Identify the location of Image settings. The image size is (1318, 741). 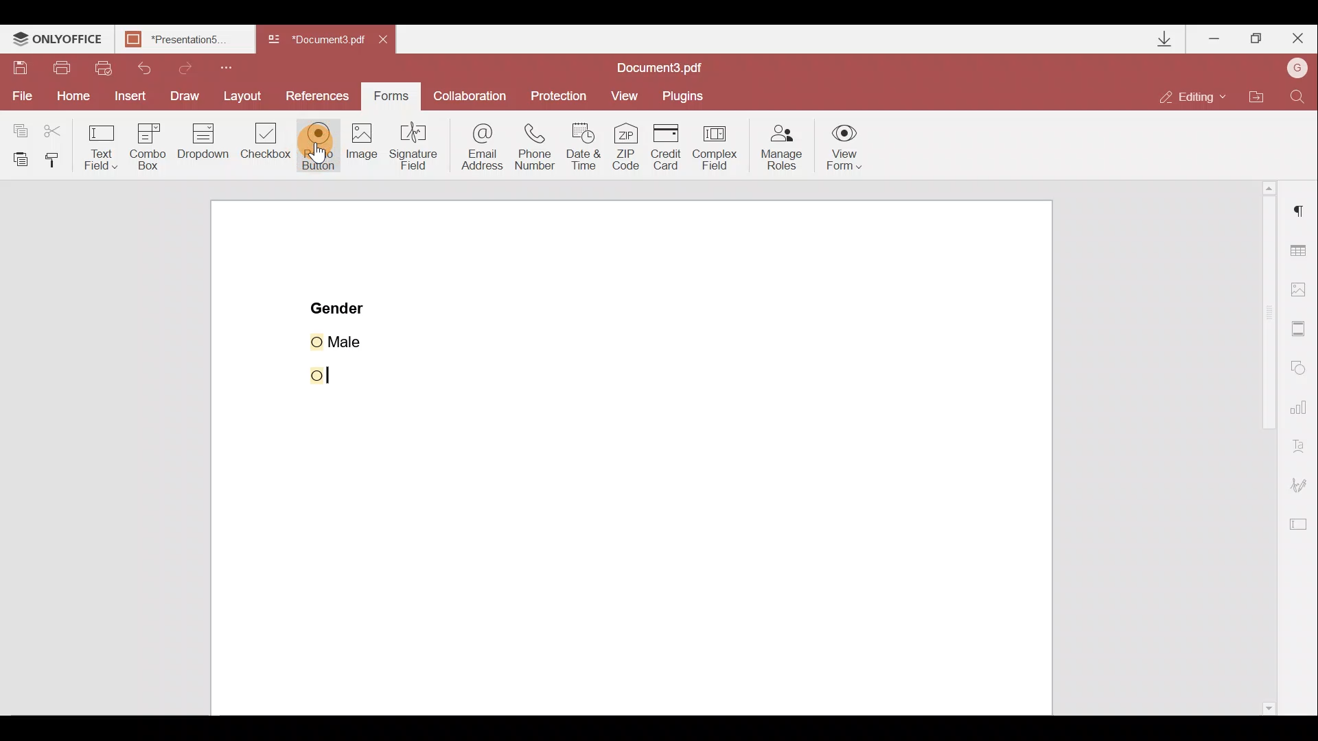
(1305, 290).